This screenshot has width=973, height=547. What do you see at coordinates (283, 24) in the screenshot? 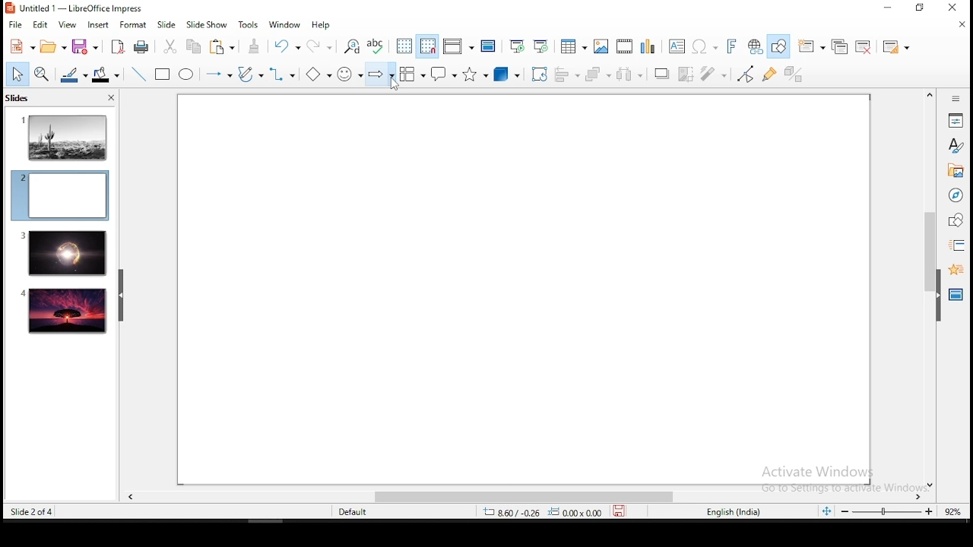
I see `window` at bounding box center [283, 24].